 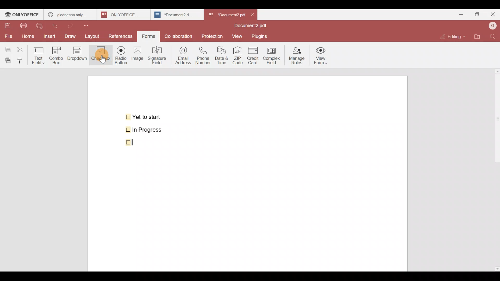 What do you see at coordinates (8, 36) in the screenshot?
I see `File` at bounding box center [8, 36].